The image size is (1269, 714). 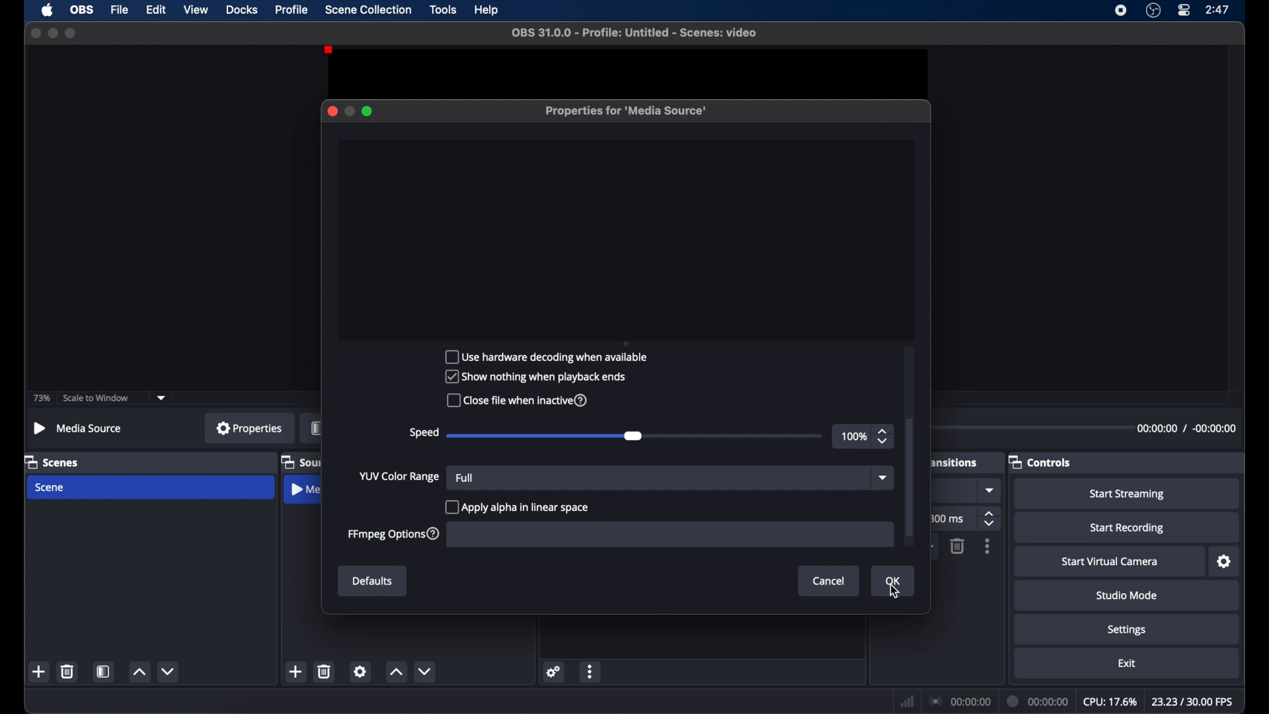 I want to click on file, so click(x=120, y=10).